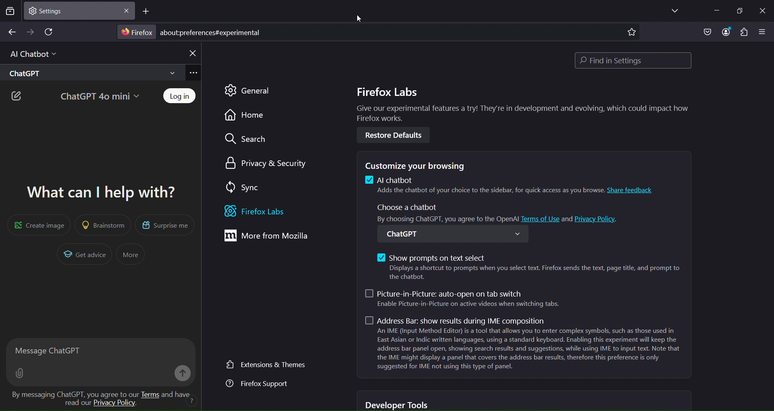 The image size is (774, 411). What do you see at coordinates (21, 374) in the screenshot?
I see `attach files` at bounding box center [21, 374].